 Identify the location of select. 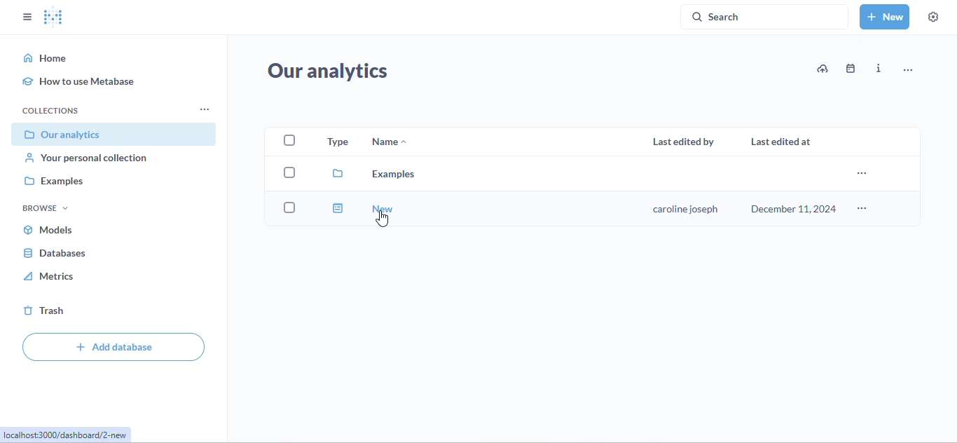
(289, 207).